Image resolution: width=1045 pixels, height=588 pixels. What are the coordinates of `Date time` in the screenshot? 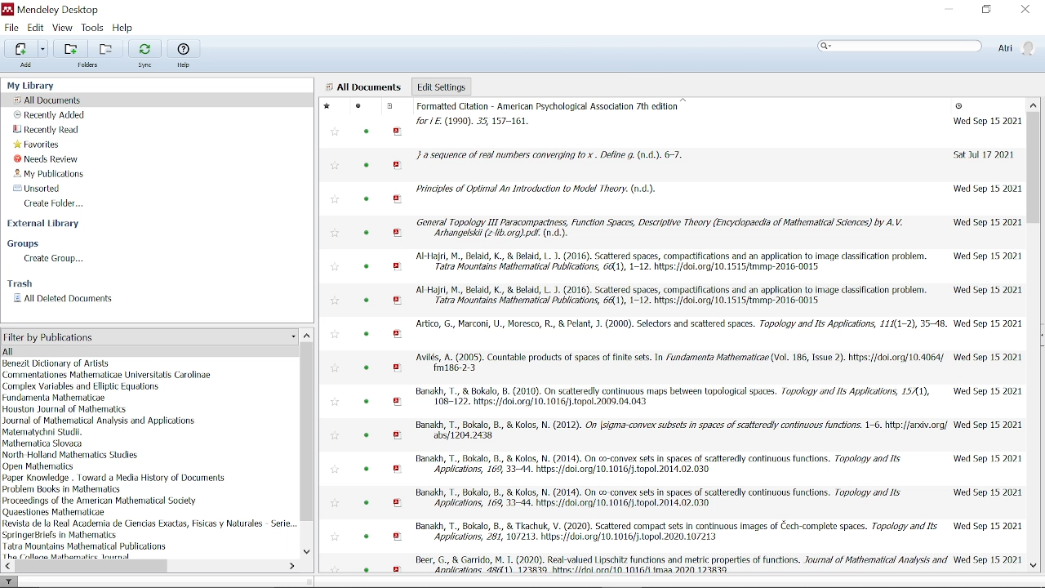 It's located at (985, 121).